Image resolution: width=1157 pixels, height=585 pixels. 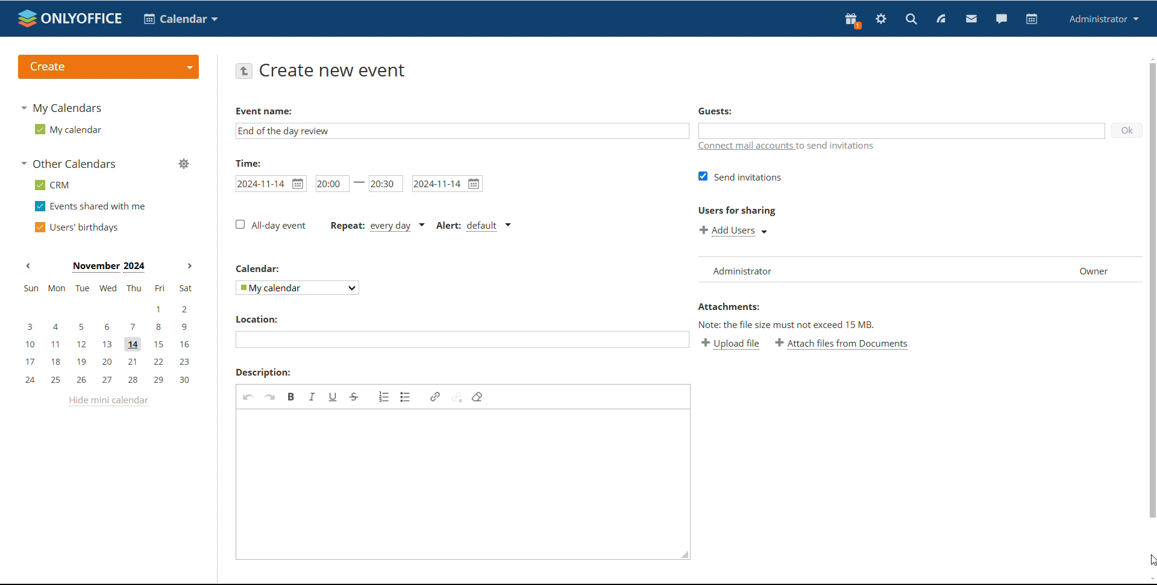 What do you see at coordinates (70, 163) in the screenshot?
I see `other calendars` at bounding box center [70, 163].